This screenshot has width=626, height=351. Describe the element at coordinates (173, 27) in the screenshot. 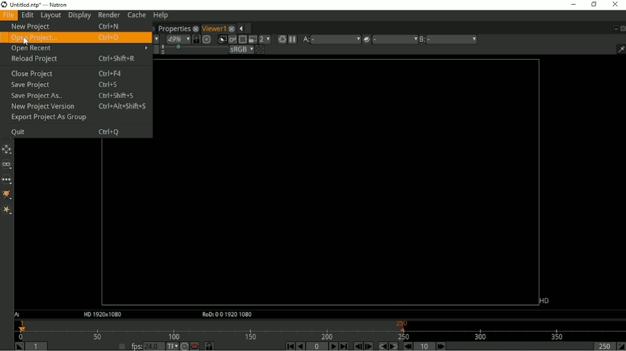

I see `Properties` at that location.